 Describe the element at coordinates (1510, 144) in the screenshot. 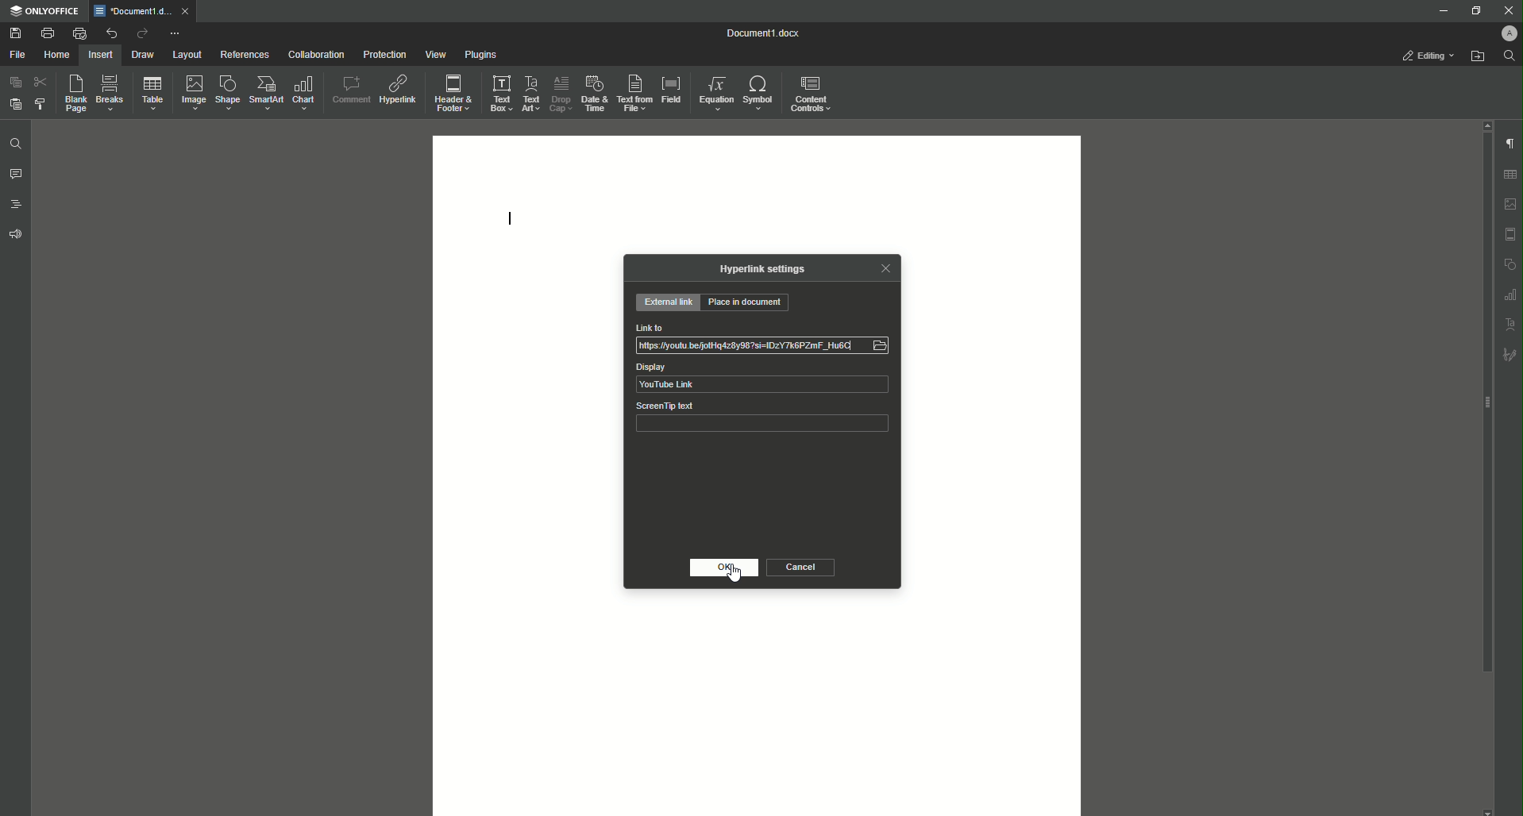

I see `Paragraph Settings` at that location.